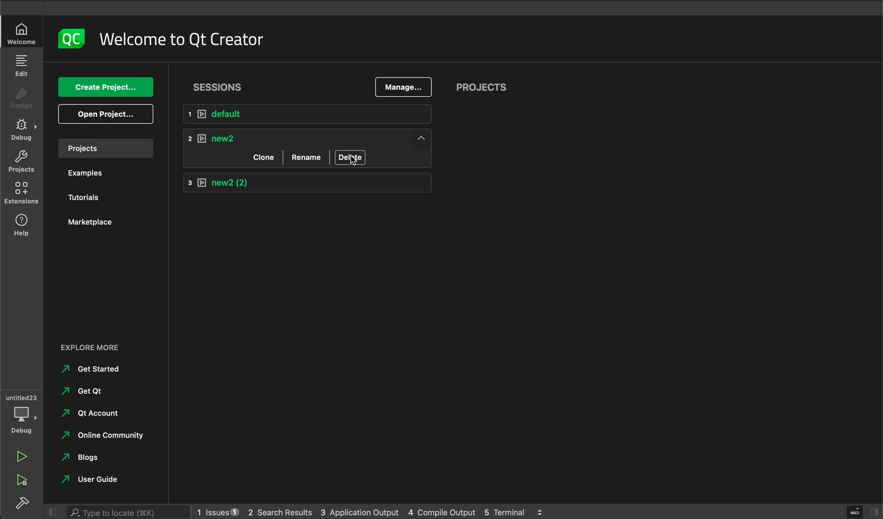 The height and width of the screenshot is (519, 883). Describe the element at coordinates (95, 480) in the screenshot. I see `user guide` at that location.